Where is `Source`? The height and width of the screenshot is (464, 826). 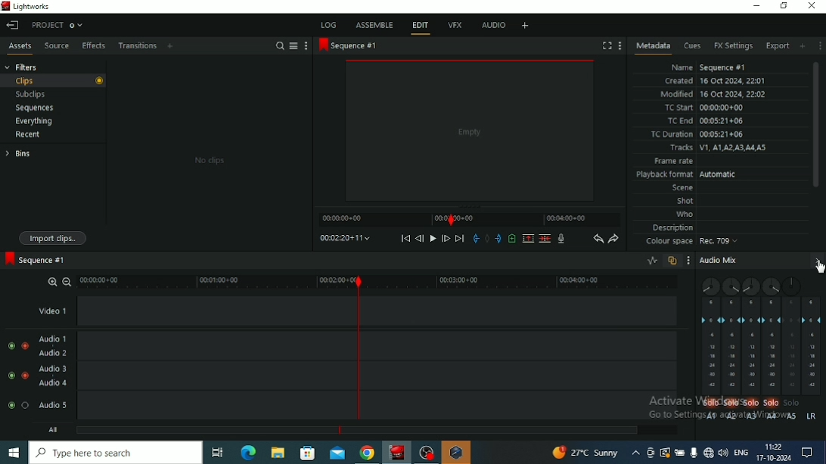
Source is located at coordinates (55, 46).